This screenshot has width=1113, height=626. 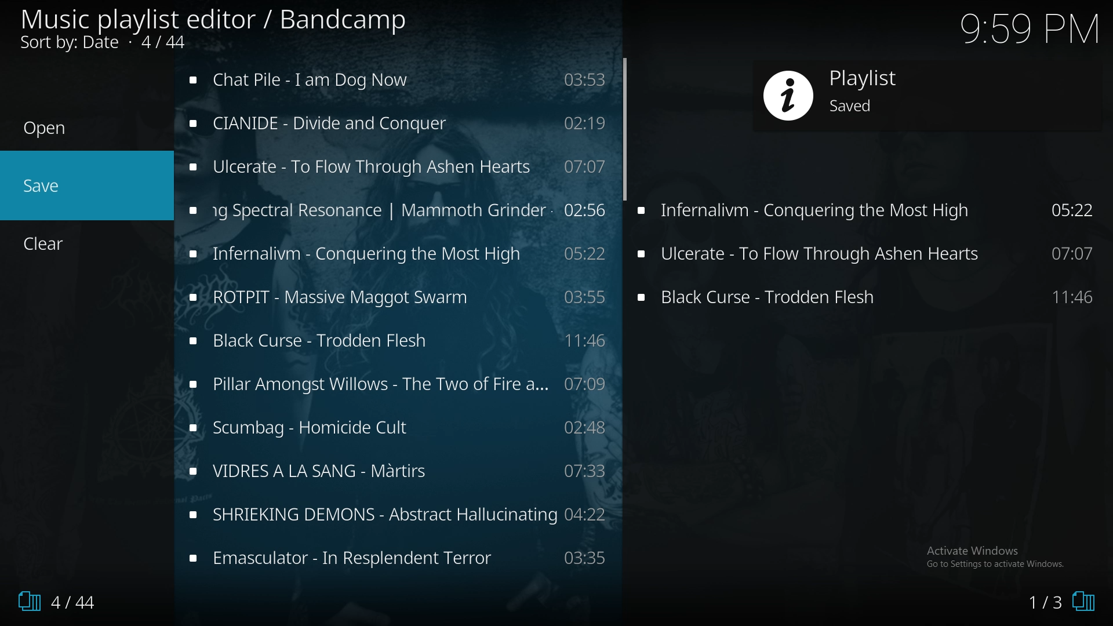 I want to click on music, so click(x=395, y=296).